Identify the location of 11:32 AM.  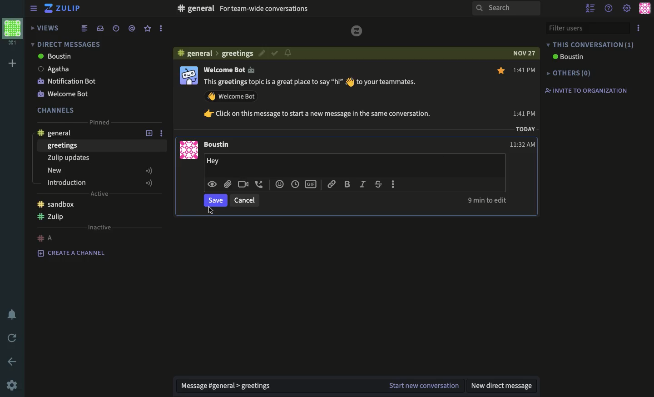
(524, 143).